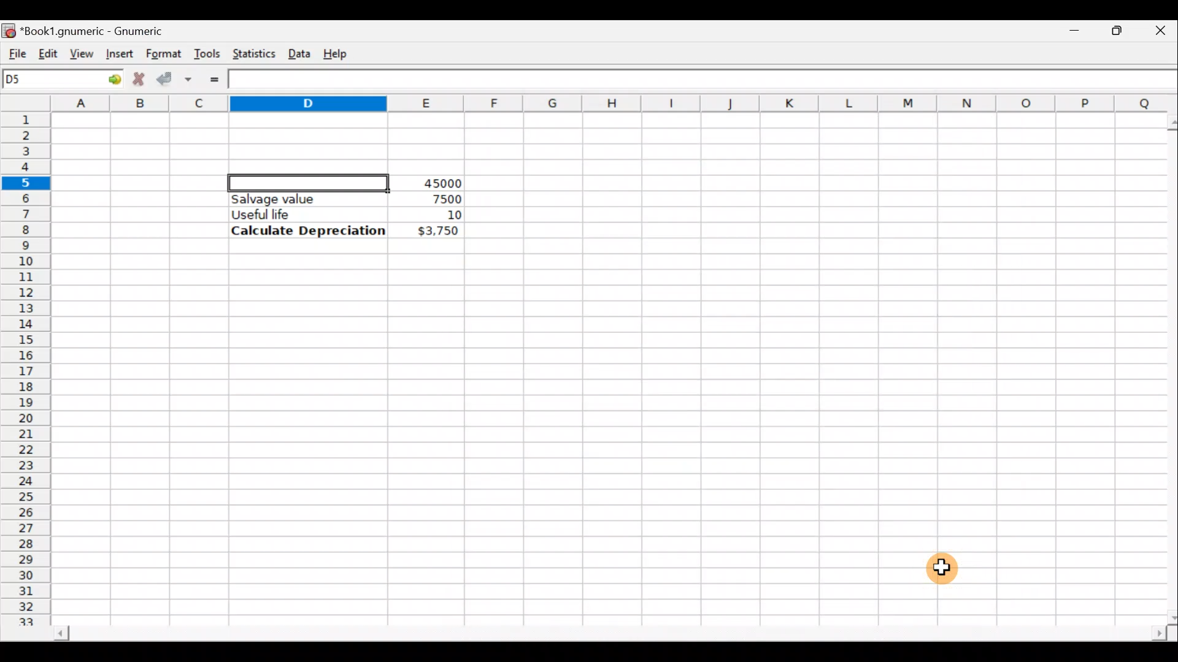 This screenshot has height=662, width=1178. Describe the element at coordinates (82, 53) in the screenshot. I see `View` at that location.